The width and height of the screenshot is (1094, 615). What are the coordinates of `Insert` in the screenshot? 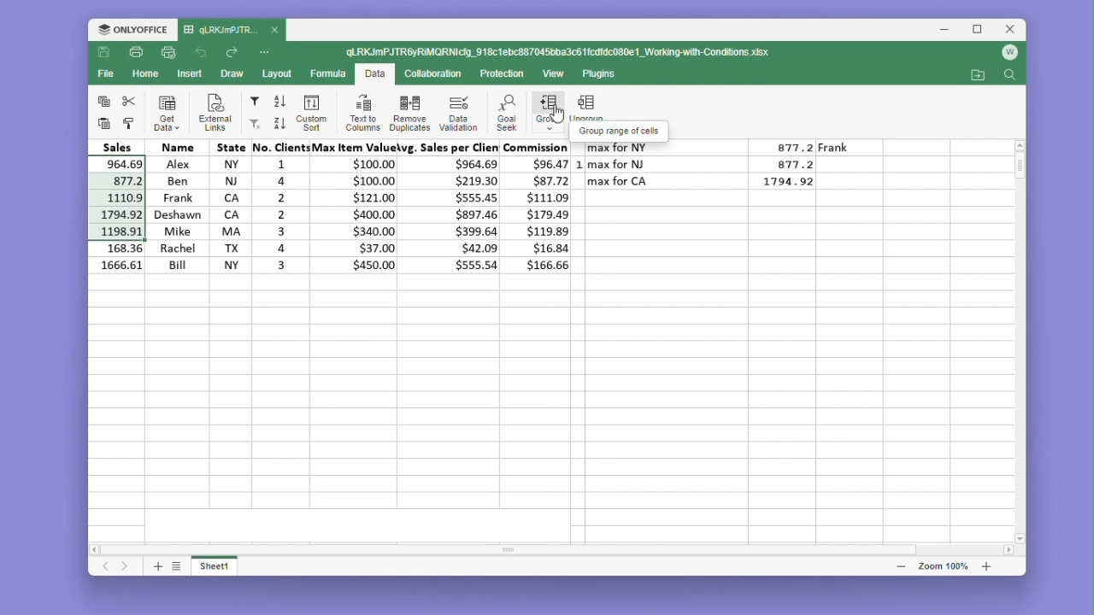 It's located at (190, 73).